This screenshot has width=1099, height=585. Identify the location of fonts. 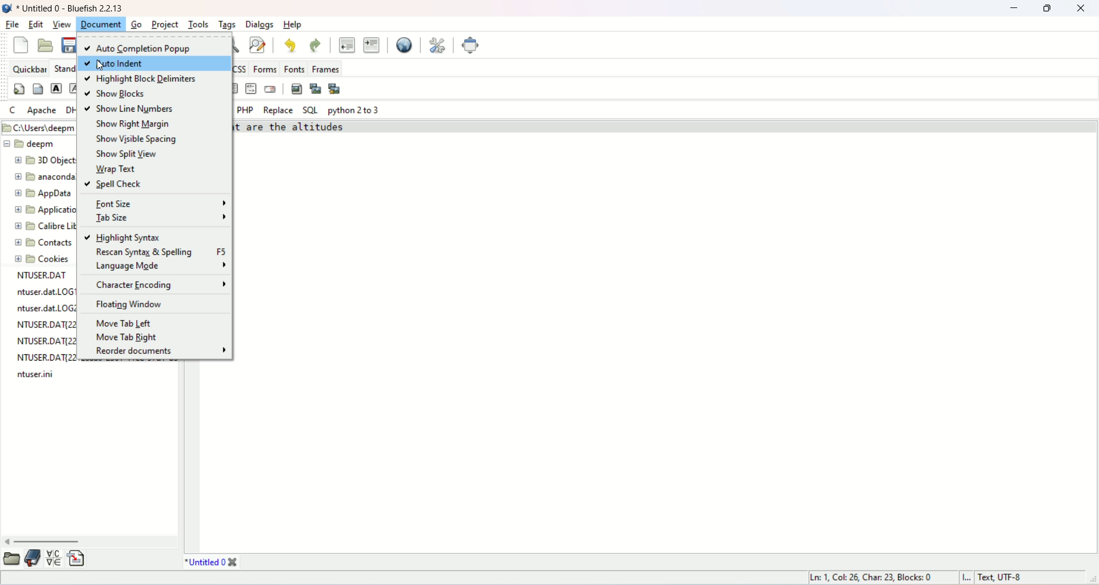
(294, 68).